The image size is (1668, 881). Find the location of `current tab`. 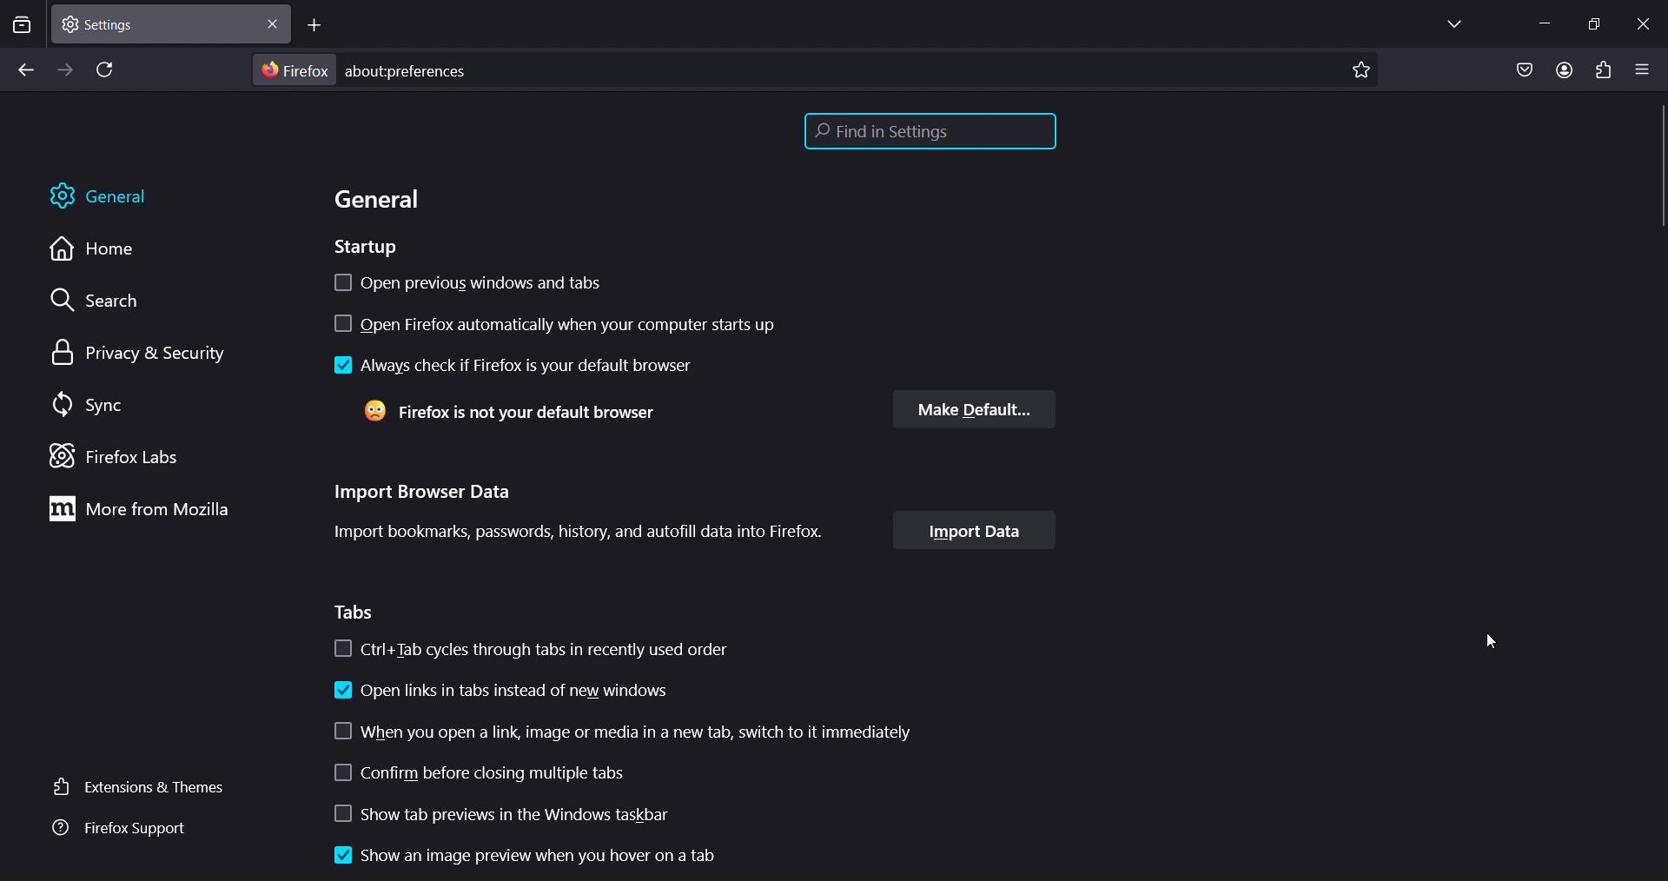

current tab is located at coordinates (168, 24).